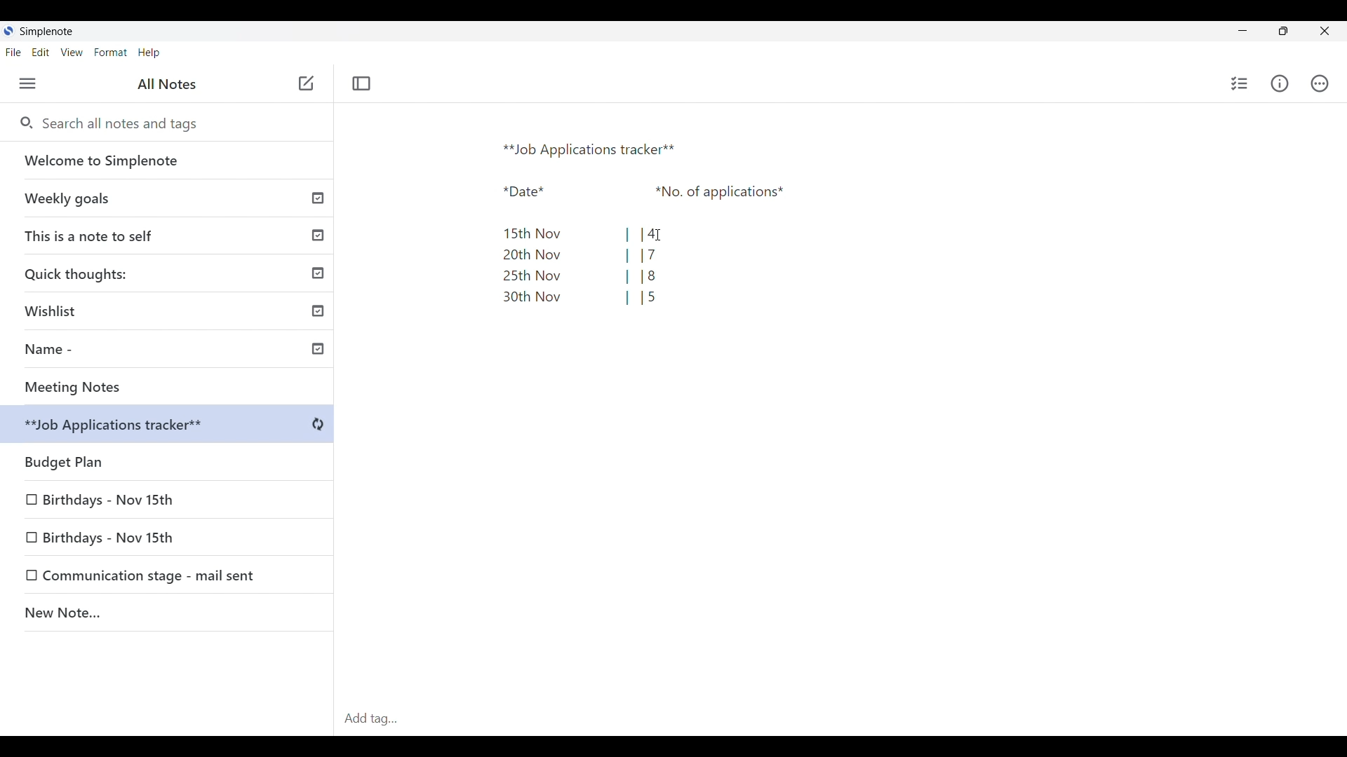 The height and width of the screenshot is (757, 1347). What do you see at coordinates (46, 32) in the screenshot?
I see `Software name` at bounding box center [46, 32].